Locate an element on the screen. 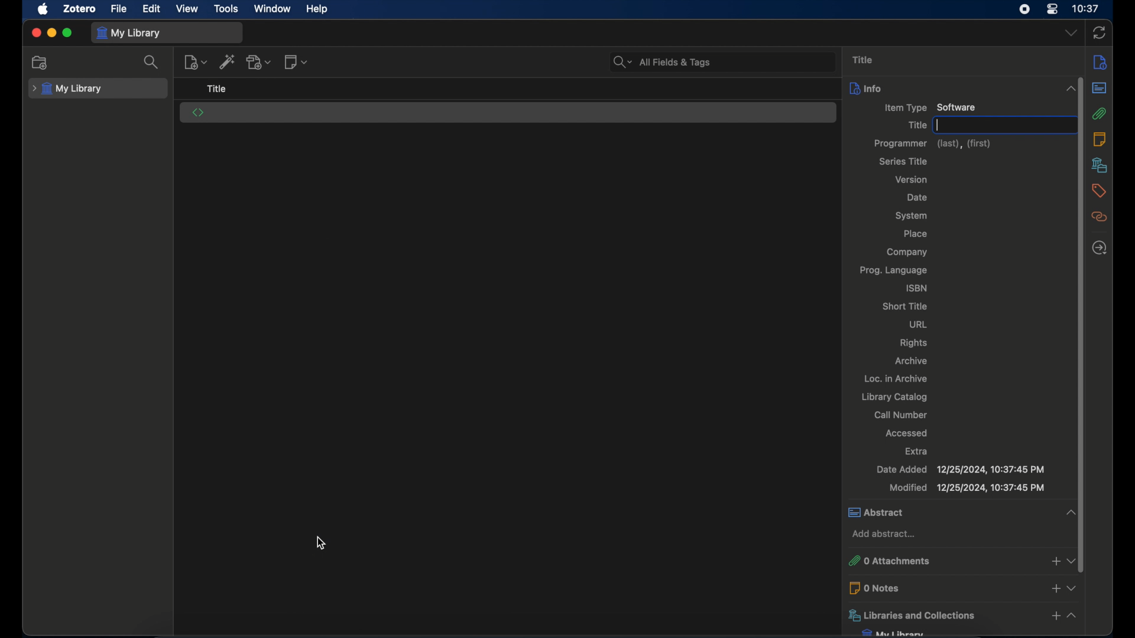 The width and height of the screenshot is (1135, 638). collapse is located at coordinates (1074, 617).